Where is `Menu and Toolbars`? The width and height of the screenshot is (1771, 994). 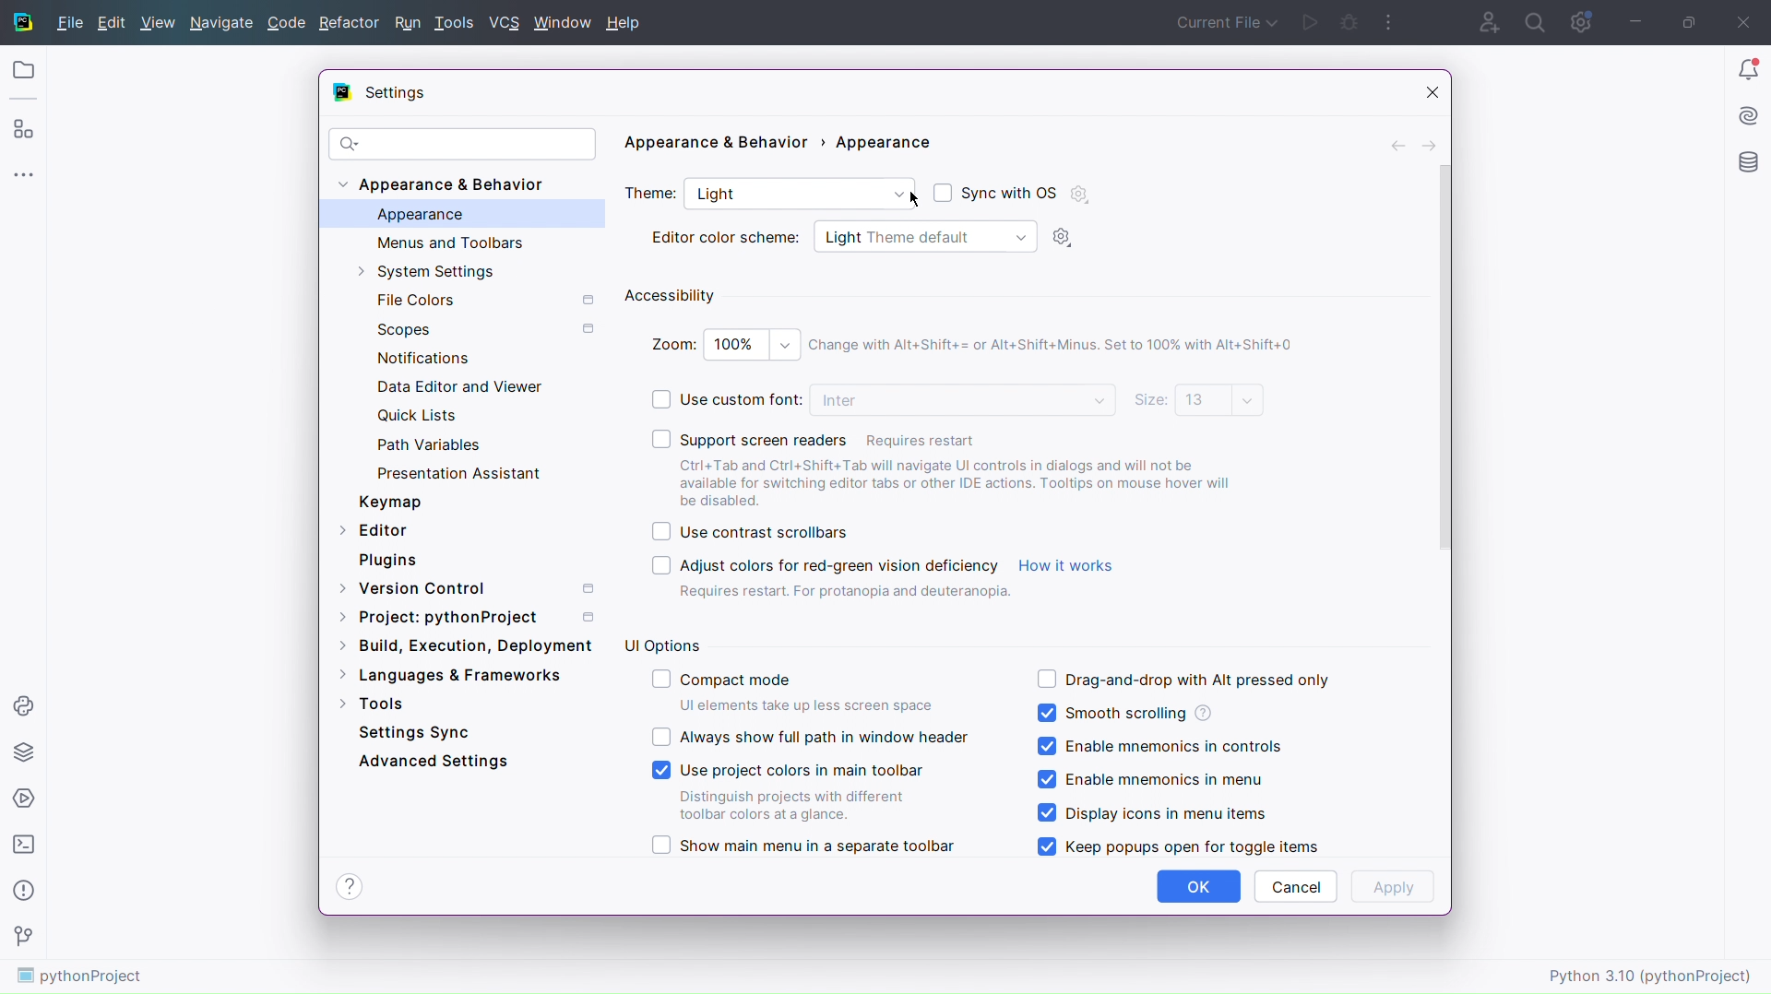 Menu and Toolbars is located at coordinates (447, 242).